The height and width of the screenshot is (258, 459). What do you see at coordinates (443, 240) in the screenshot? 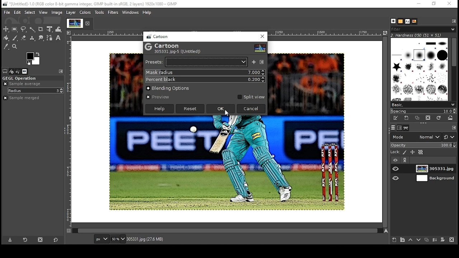
I see `add mask` at bounding box center [443, 240].